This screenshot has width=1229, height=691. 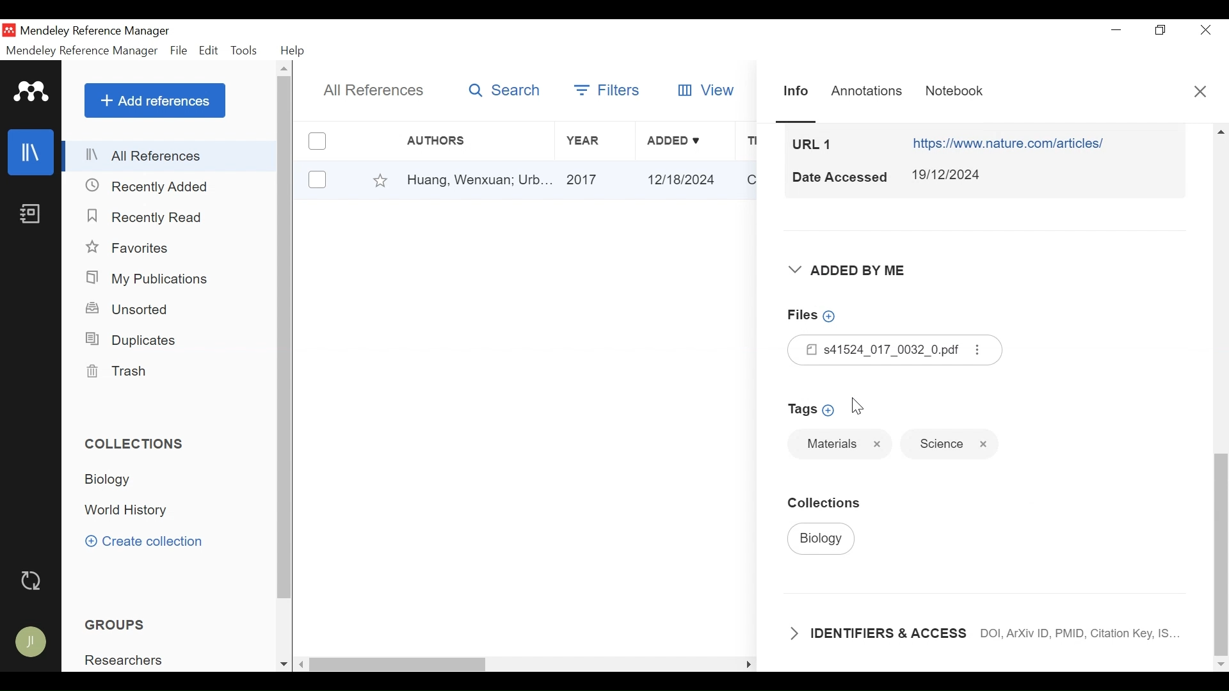 What do you see at coordinates (143, 541) in the screenshot?
I see `Create Collection` at bounding box center [143, 541].